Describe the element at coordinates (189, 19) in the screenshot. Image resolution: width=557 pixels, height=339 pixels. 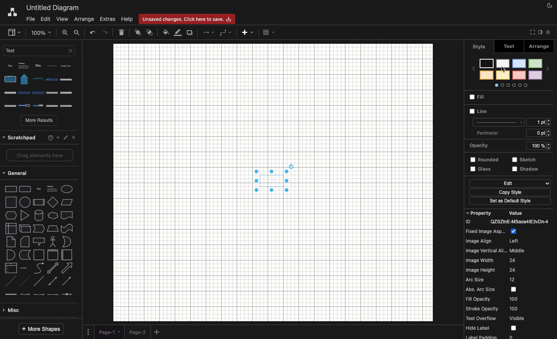
I see `changes` at that location.